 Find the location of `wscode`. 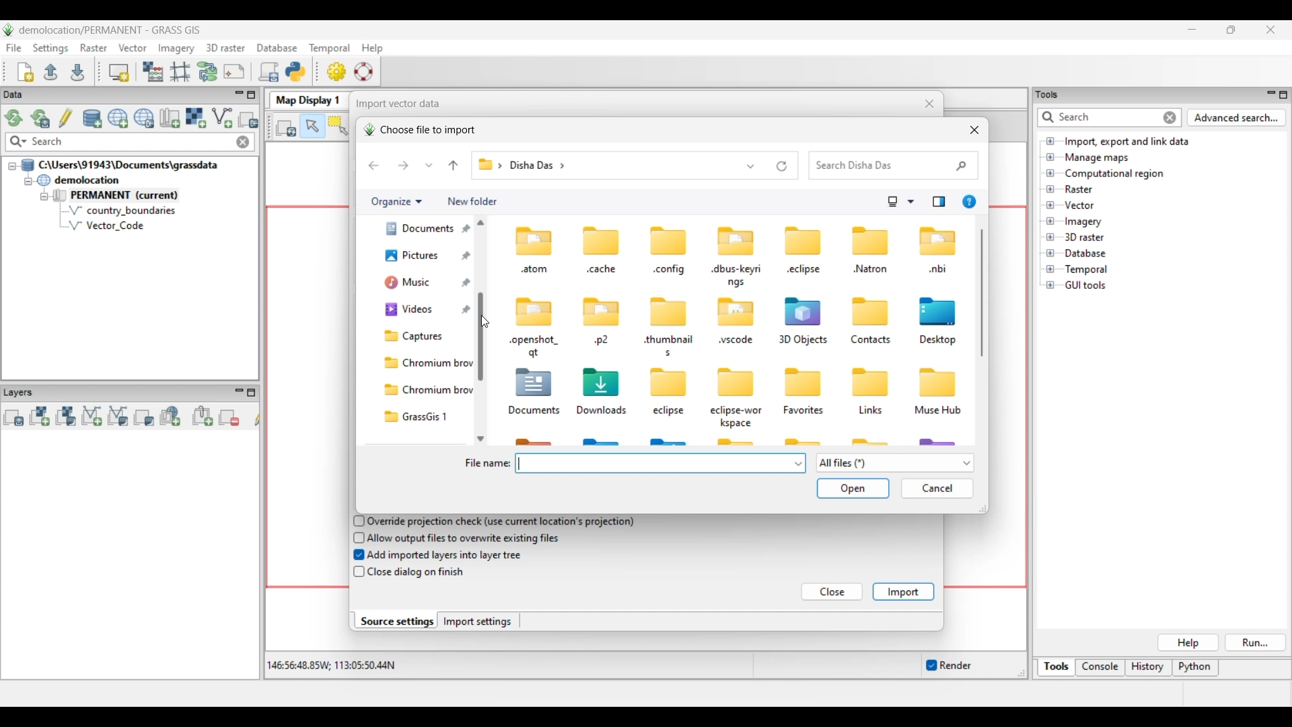

wscode is located at coordinates (736, 341).